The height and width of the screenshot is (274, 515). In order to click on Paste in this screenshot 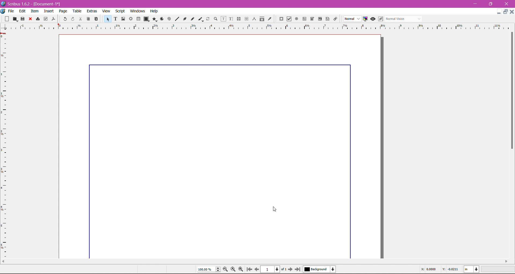, I will do `click(96, 19)`.